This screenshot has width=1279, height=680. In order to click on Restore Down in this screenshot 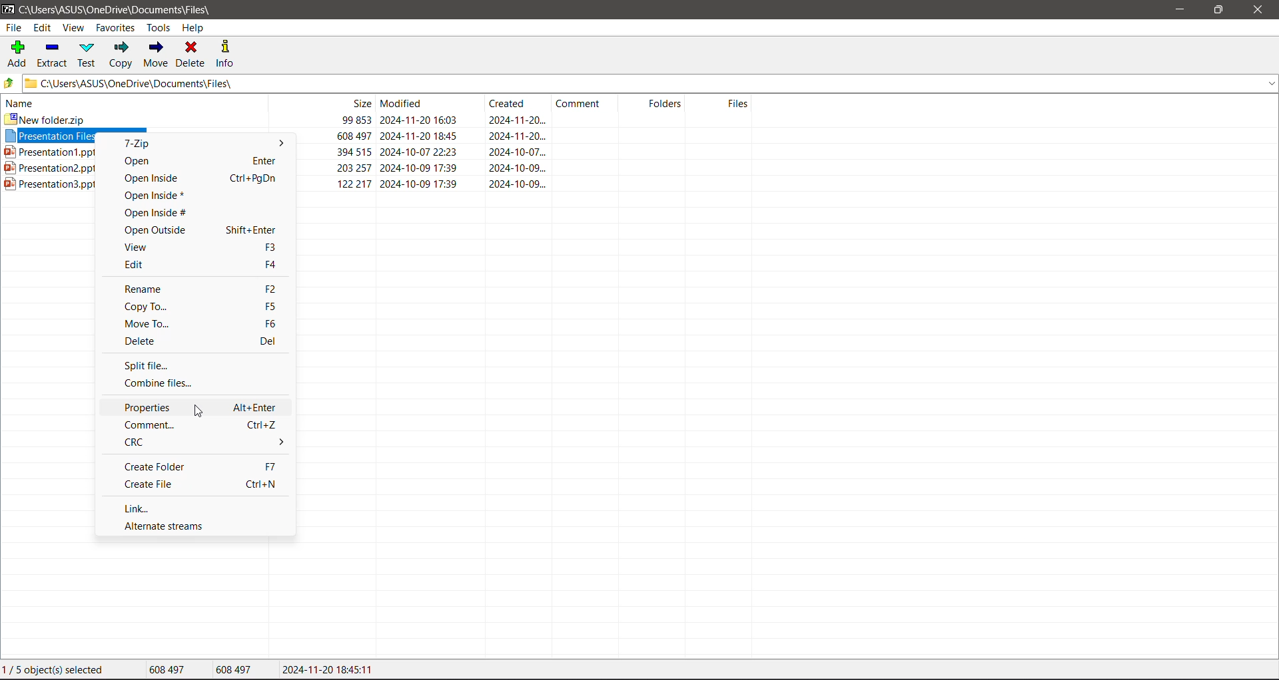, I will do `click(1220, 9)`.